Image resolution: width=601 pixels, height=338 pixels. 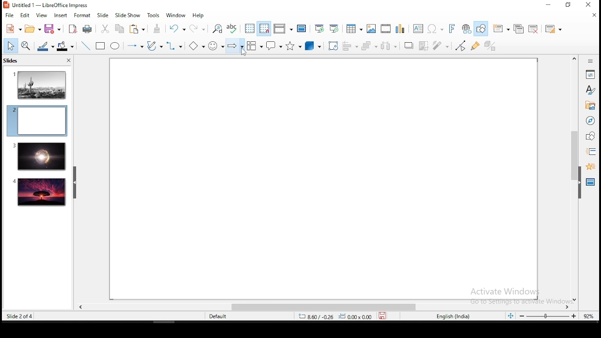 I want to click on callout shapes, so click(x=275, y=46).